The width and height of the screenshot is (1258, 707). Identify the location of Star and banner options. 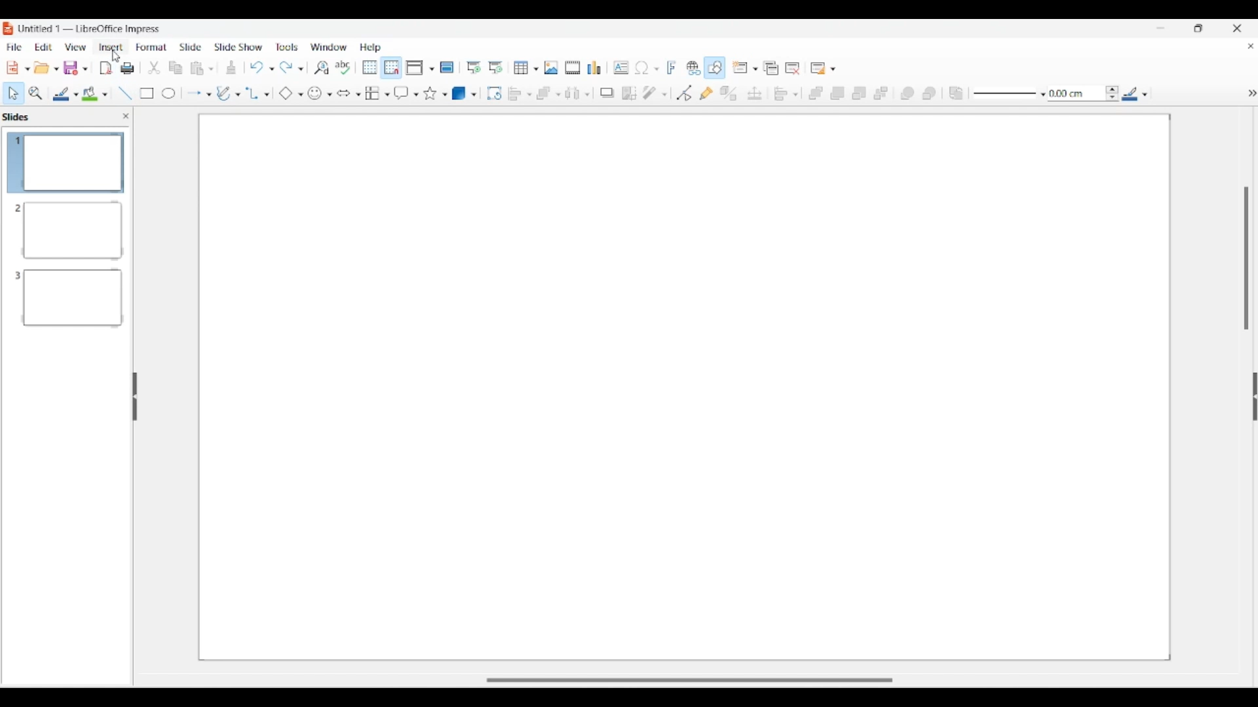
(436, 94).